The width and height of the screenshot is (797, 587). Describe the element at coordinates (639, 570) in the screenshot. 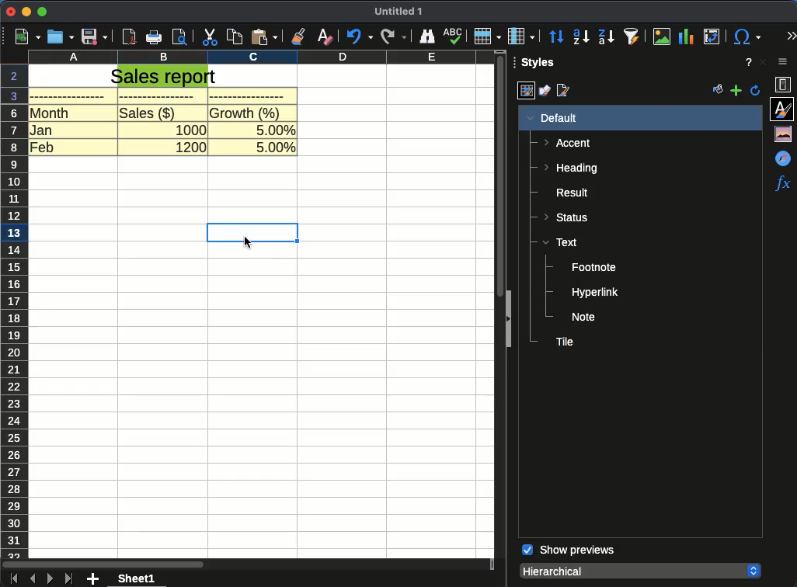

I see `hierarchical ` at that location.